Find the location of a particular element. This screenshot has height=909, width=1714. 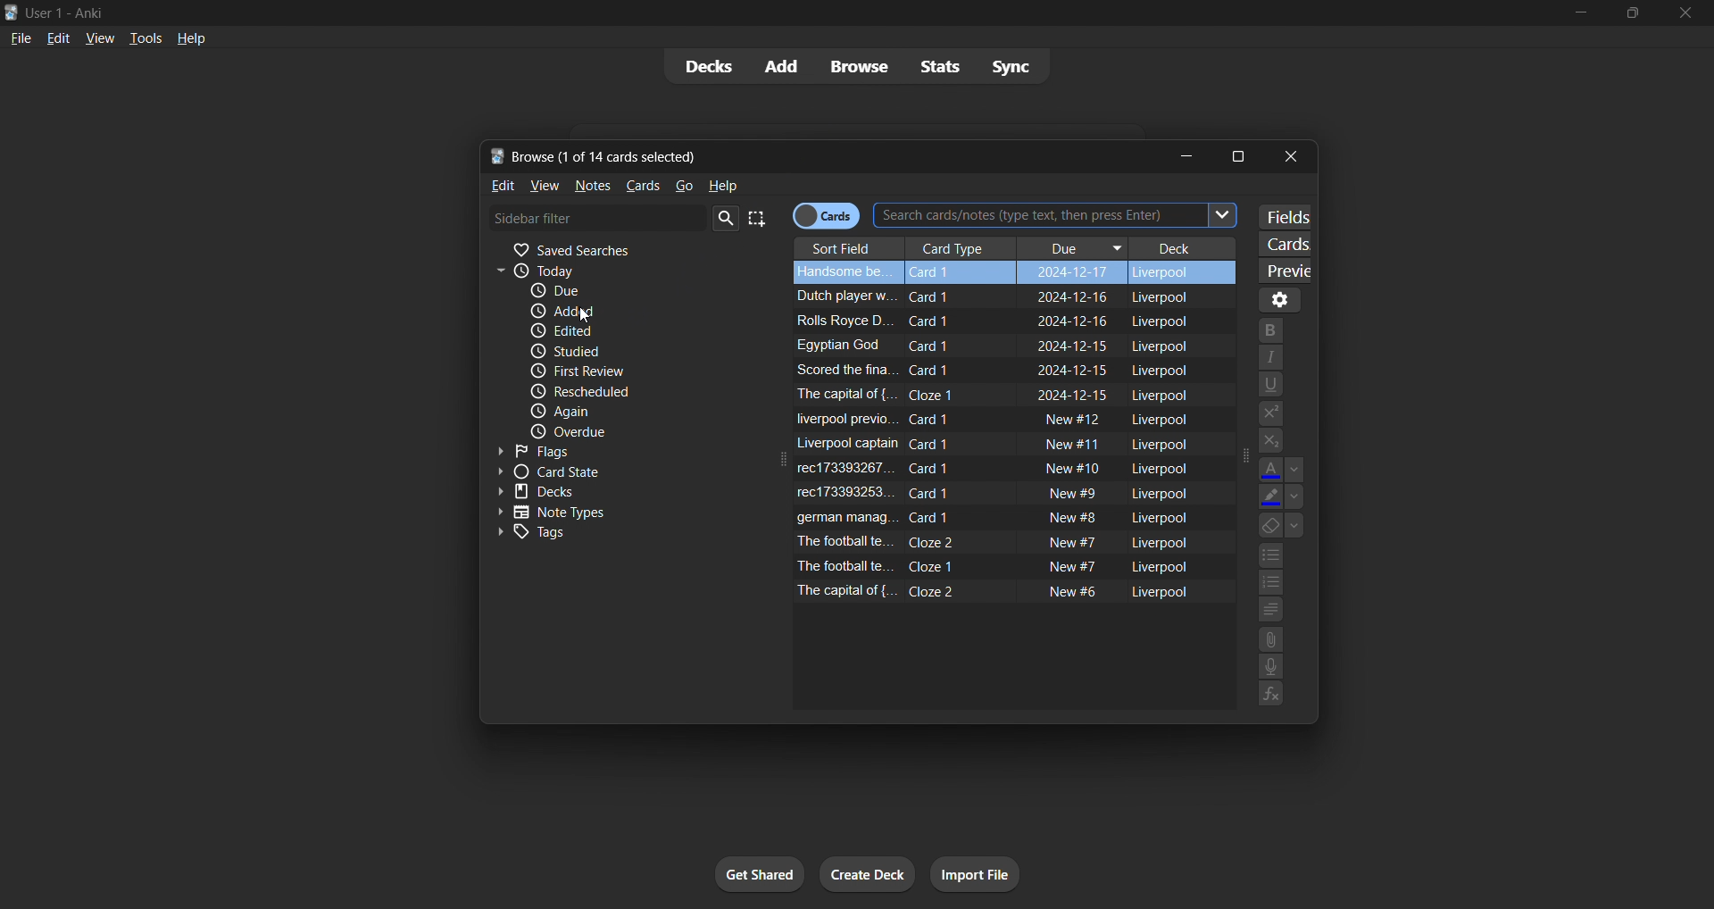

card text styling is located at coordinates (1278, 513).